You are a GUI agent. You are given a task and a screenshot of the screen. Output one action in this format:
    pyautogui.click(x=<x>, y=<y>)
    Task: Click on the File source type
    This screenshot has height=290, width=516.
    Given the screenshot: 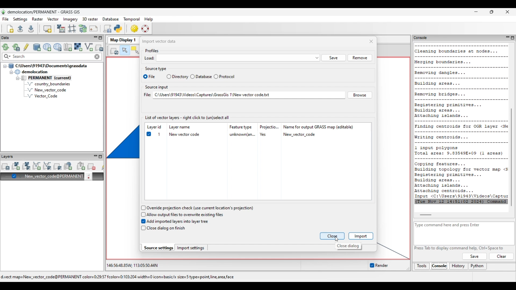 What is the action you would take?
    pyautogui.click(x=154, y=77)
    